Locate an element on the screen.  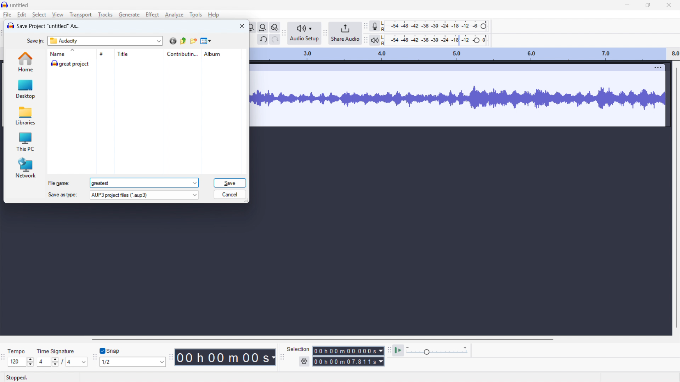
click to drag is located at coordinates (446, 68).